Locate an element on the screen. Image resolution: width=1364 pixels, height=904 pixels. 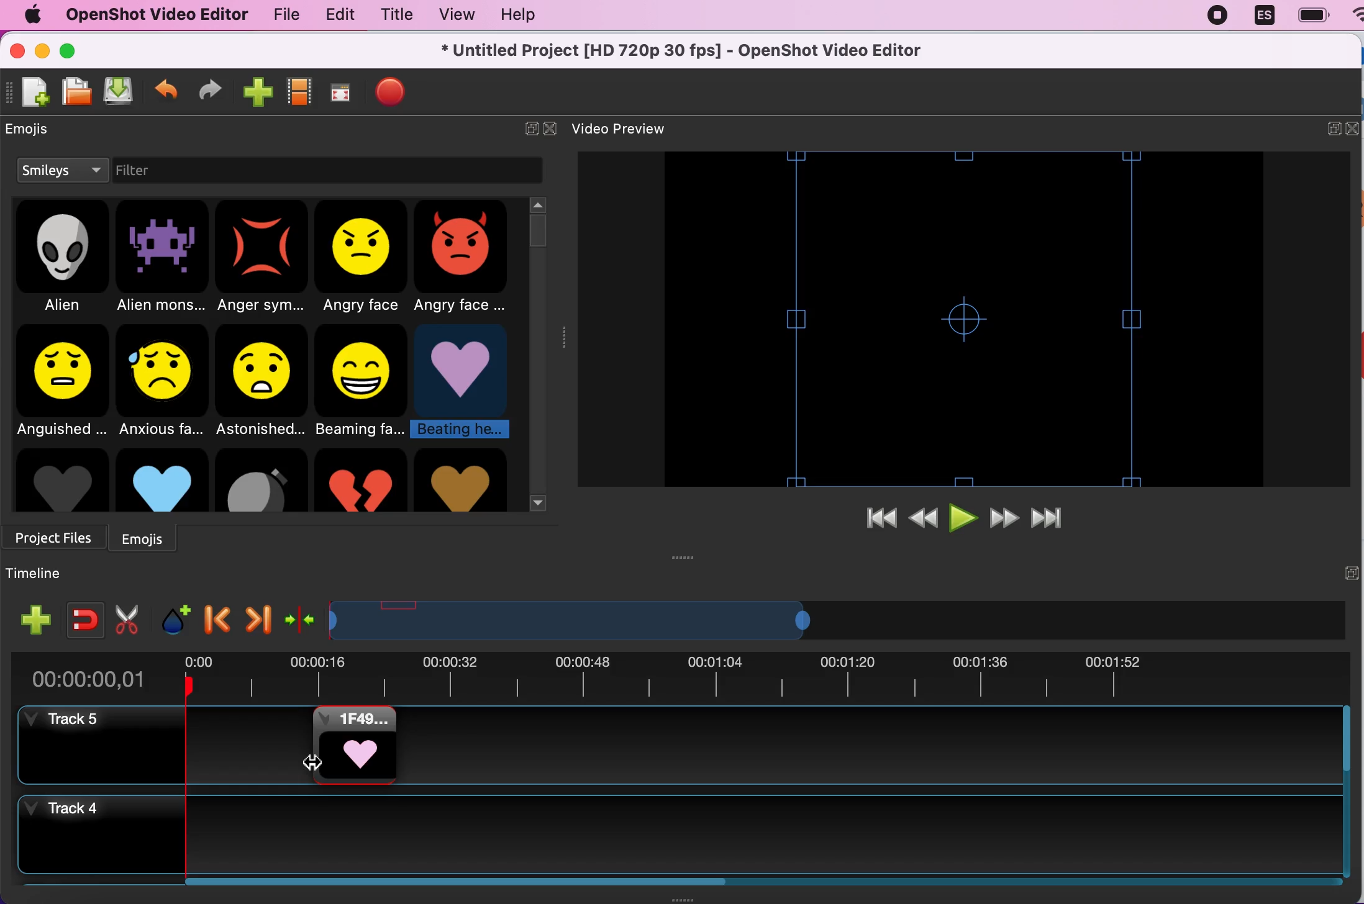
beating heart is located at coordinates (465, 382).